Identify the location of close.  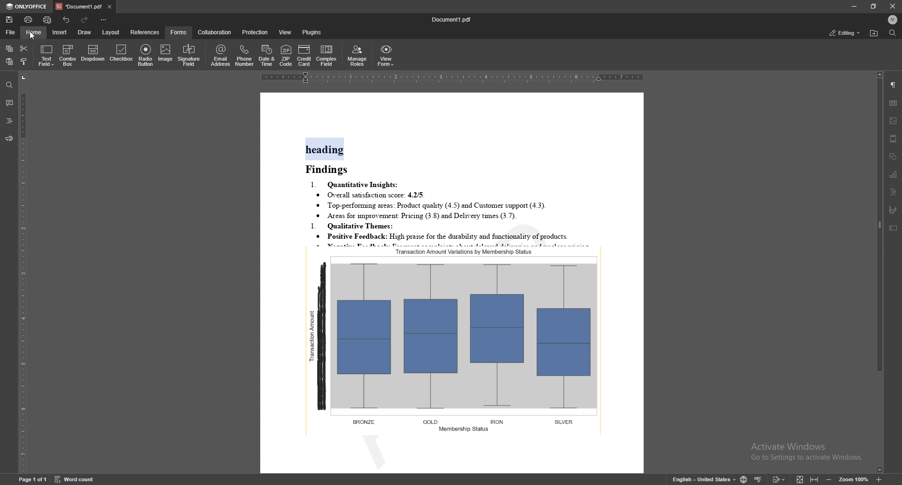
(894, 7).